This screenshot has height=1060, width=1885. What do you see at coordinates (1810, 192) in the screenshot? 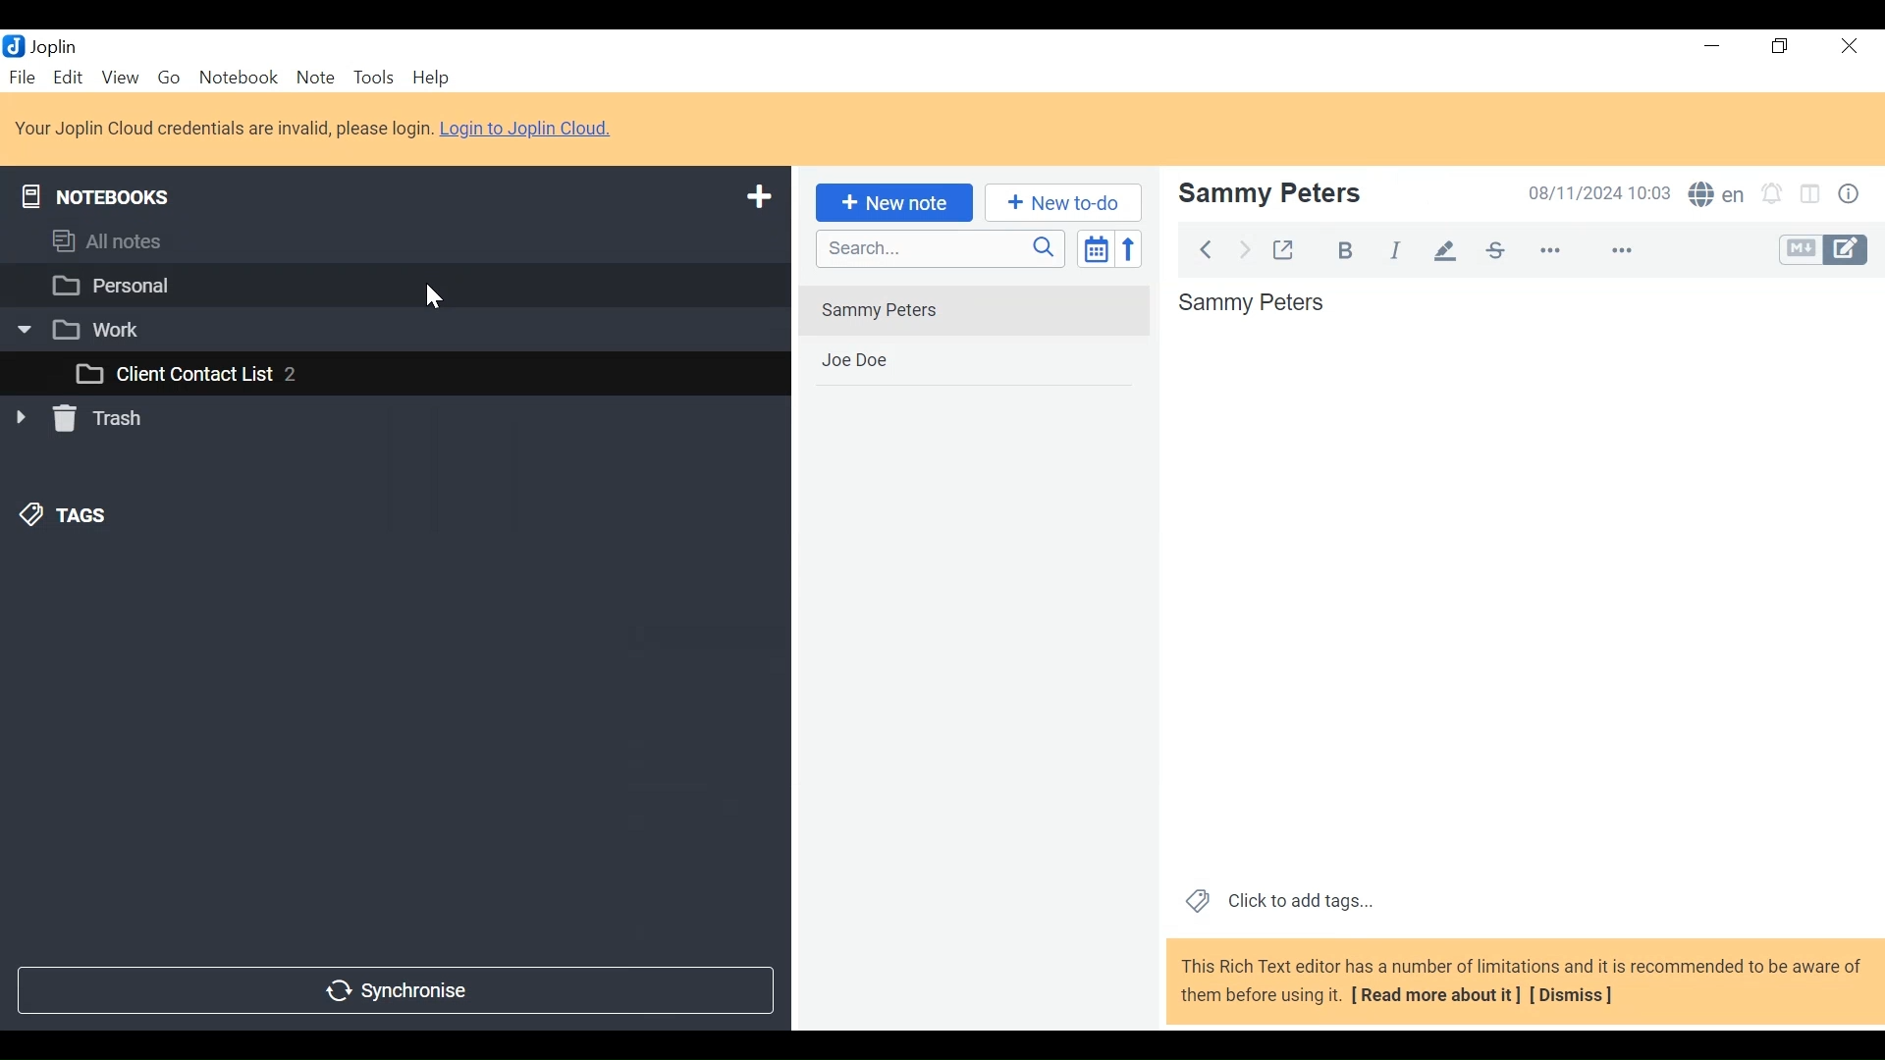
I see `Toggle editor layout` at bounding box center [1810, 192].